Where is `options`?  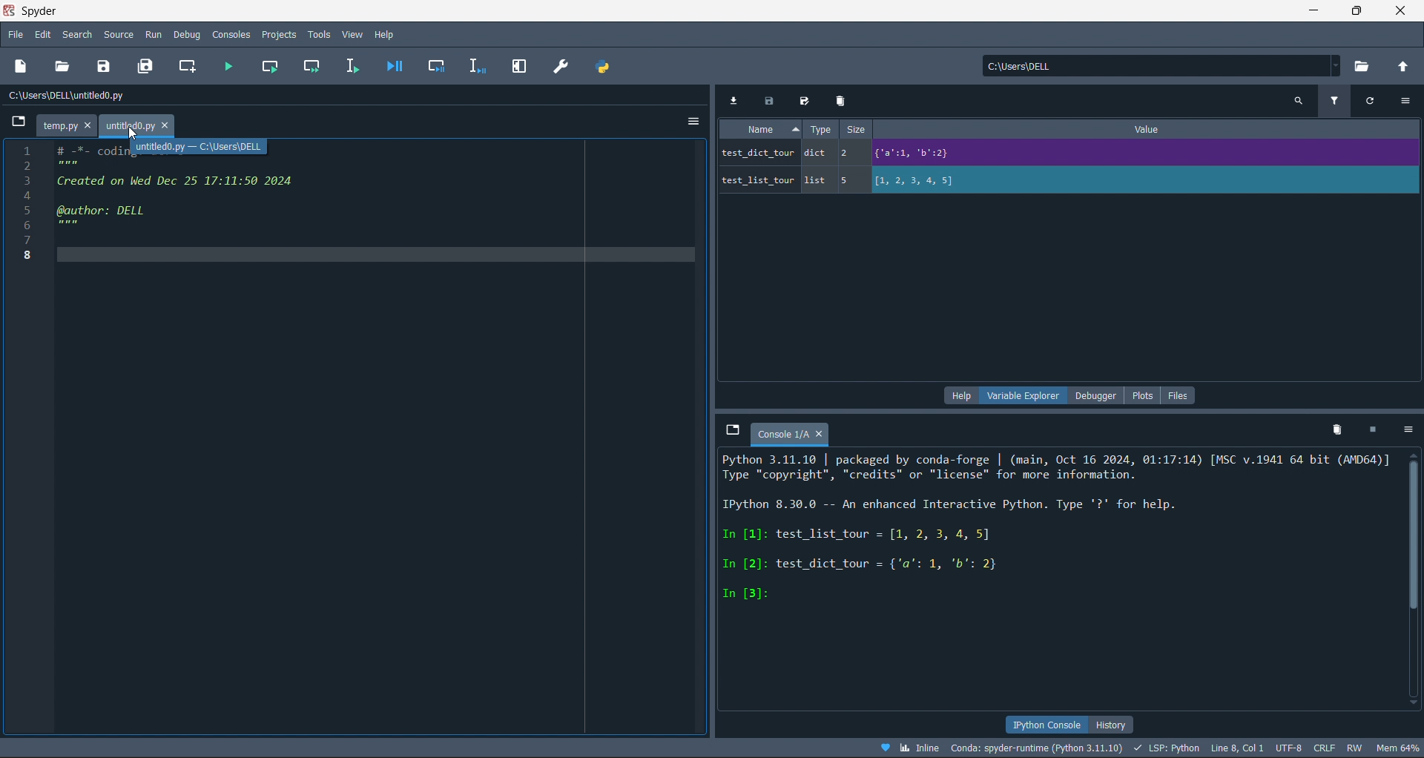 options is located at coordinates (691, 120).